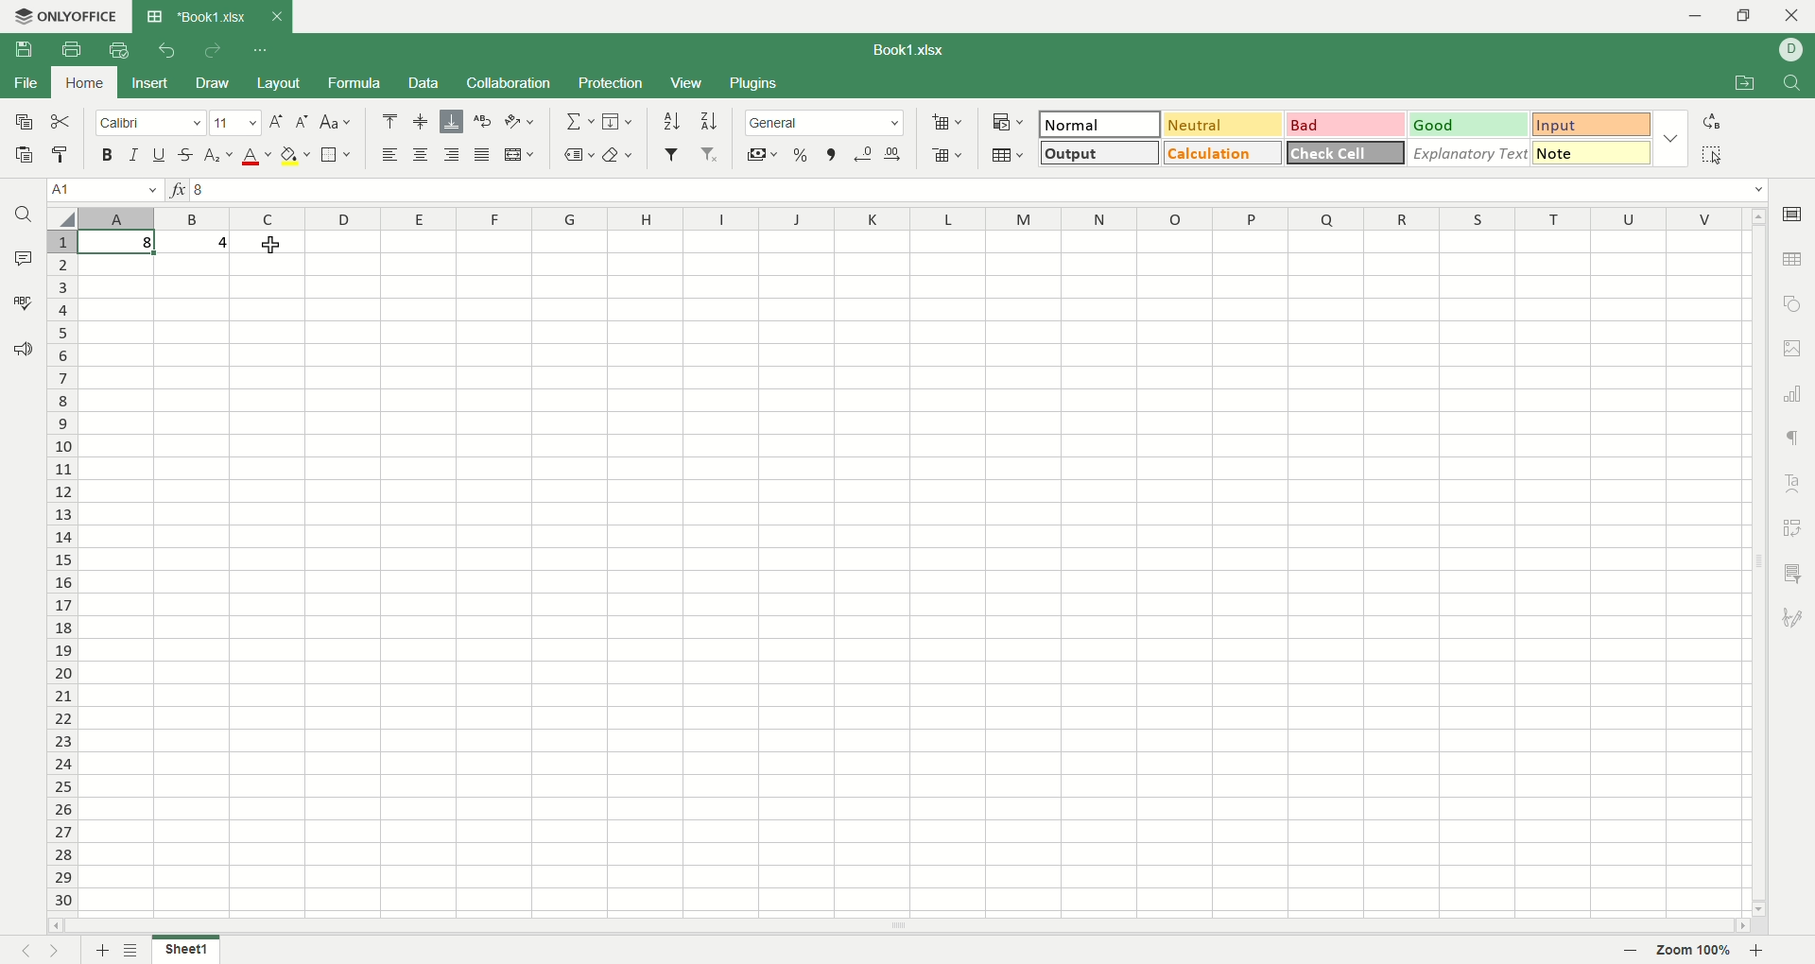  I want to click on output, so click(1100, 153).